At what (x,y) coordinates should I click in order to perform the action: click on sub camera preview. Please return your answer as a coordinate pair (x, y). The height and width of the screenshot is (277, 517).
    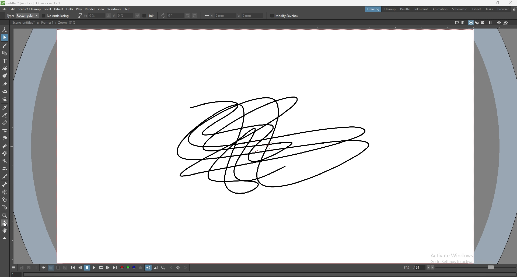
    Looking at the image, I should click on (506, 23).